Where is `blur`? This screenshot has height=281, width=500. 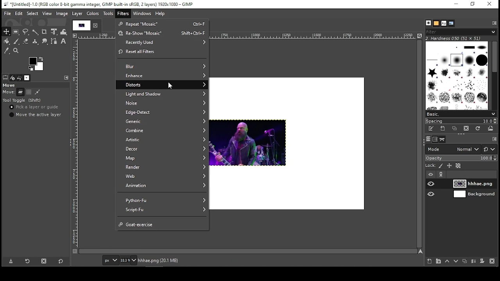
blur is located at coordinates (163, 66).